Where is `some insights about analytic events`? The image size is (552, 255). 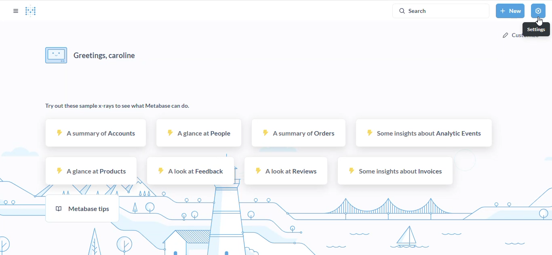
some insights about analytic events is located at coordinates (424, 133).